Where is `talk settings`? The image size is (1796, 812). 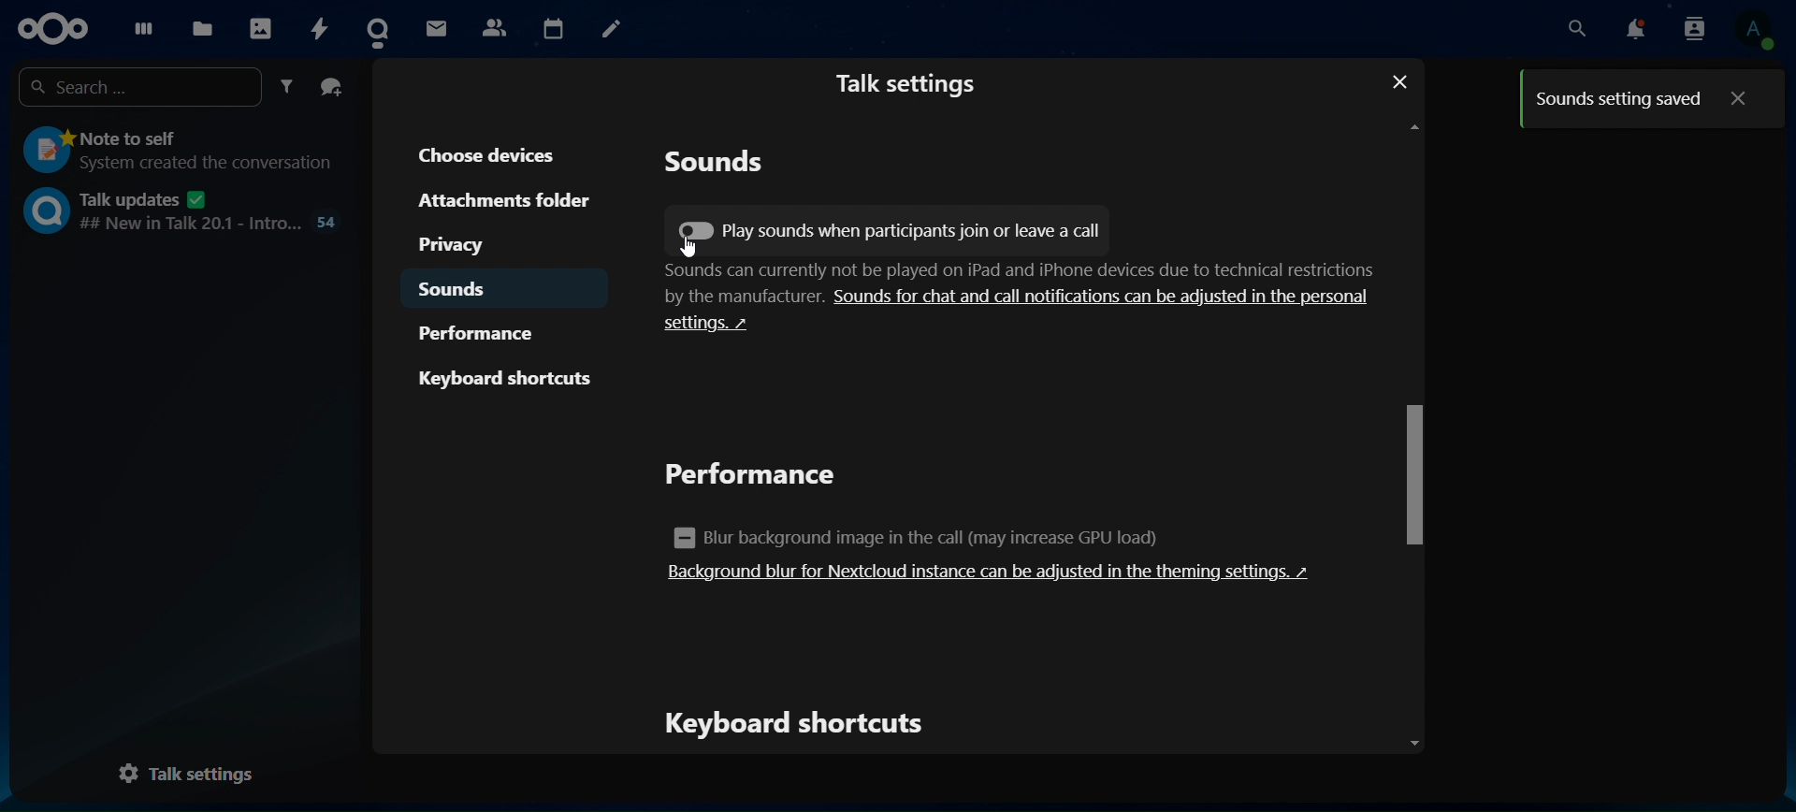 talk settings is located at coordinates (198, 773).